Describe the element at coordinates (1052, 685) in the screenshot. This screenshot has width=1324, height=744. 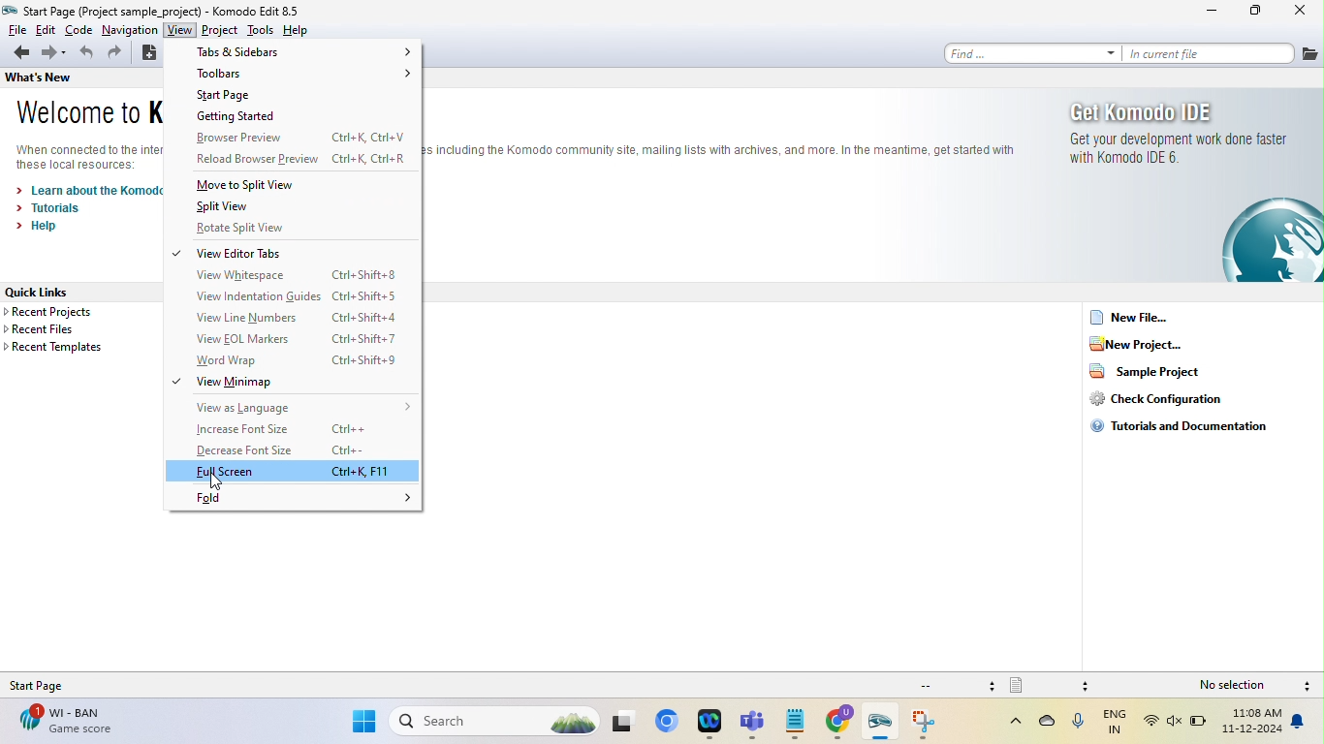
I see `file type` at that location.